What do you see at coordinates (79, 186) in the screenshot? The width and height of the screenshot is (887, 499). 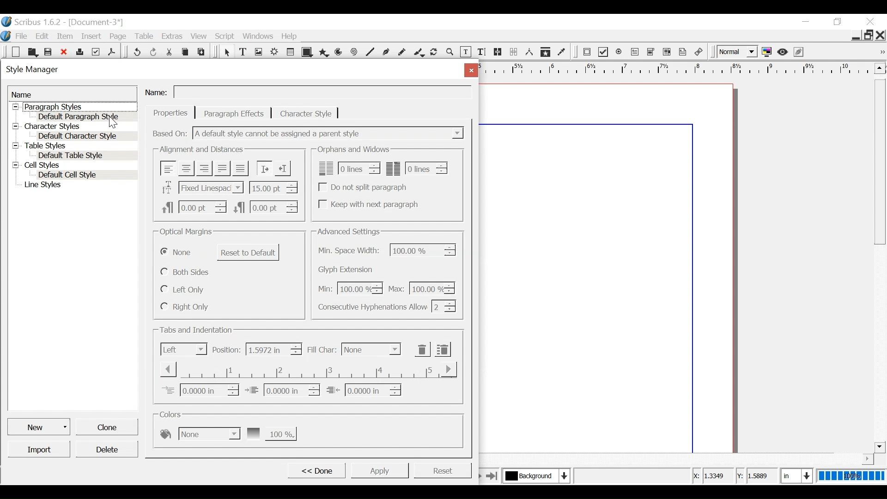 I see `line Styles` at bounding box center [79, 186].